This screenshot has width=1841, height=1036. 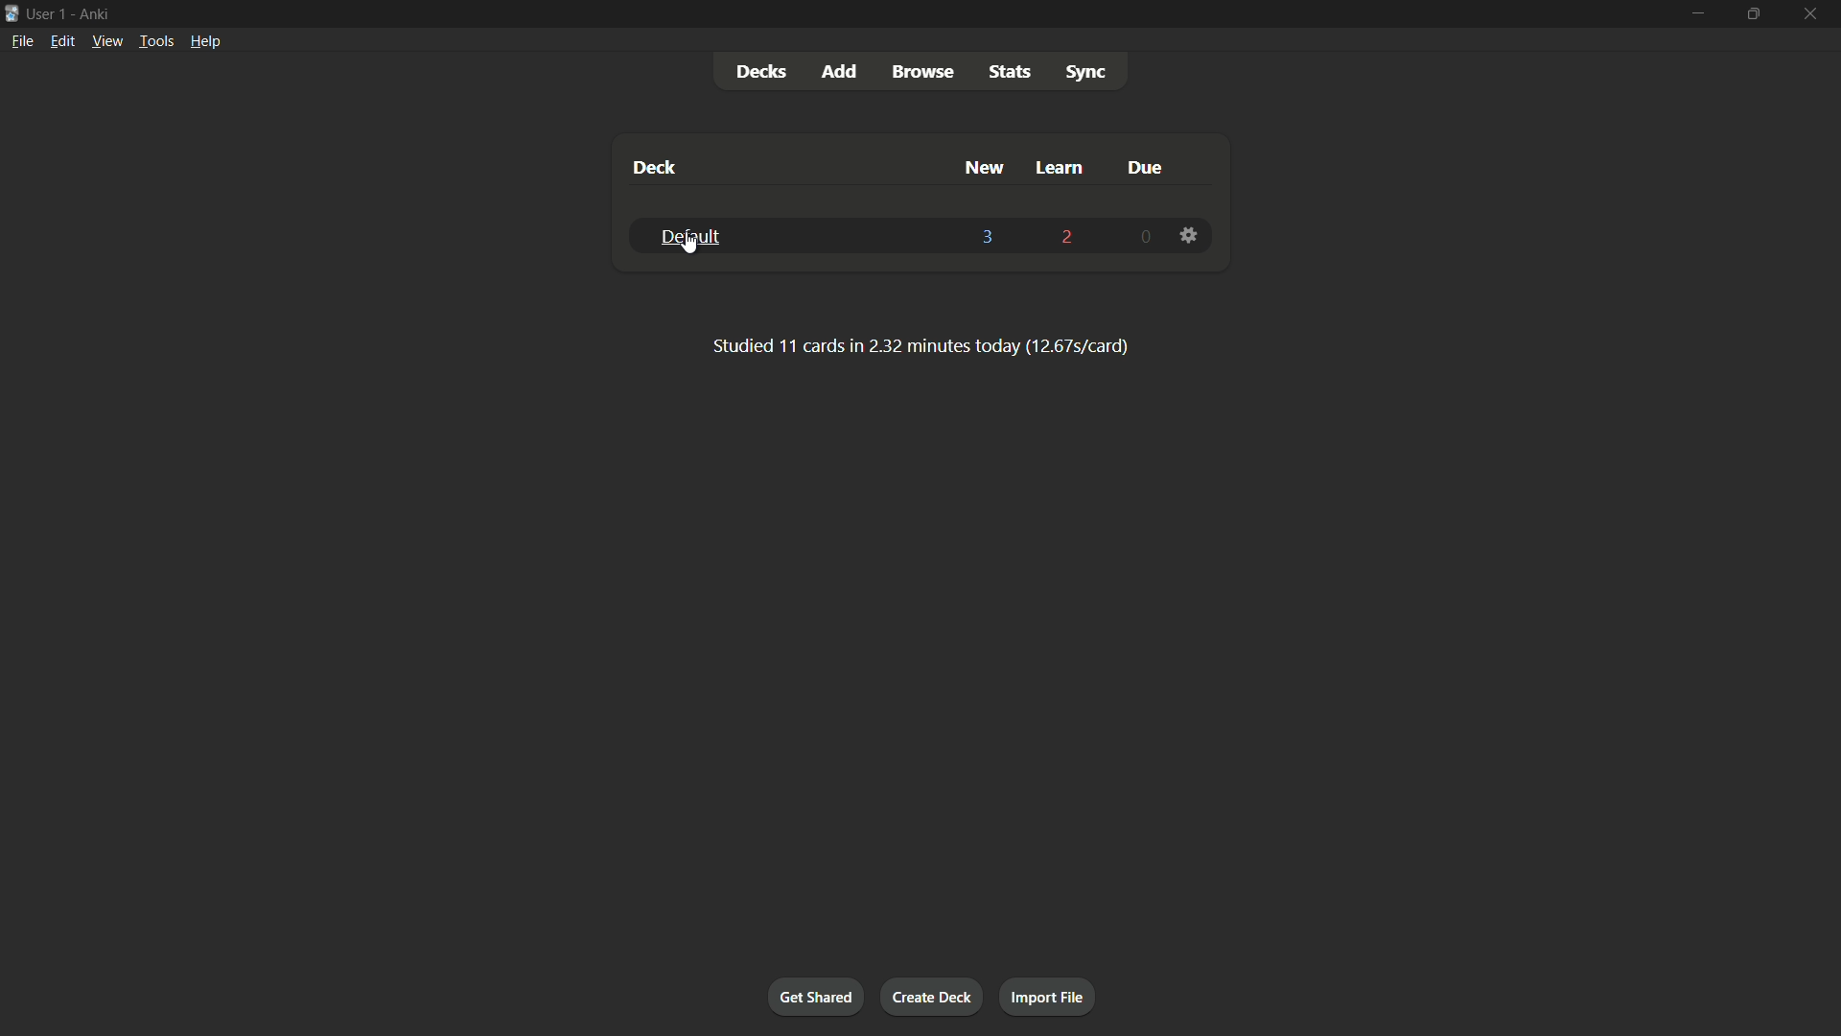 I want to click on browse, so click(x=923, y=73).